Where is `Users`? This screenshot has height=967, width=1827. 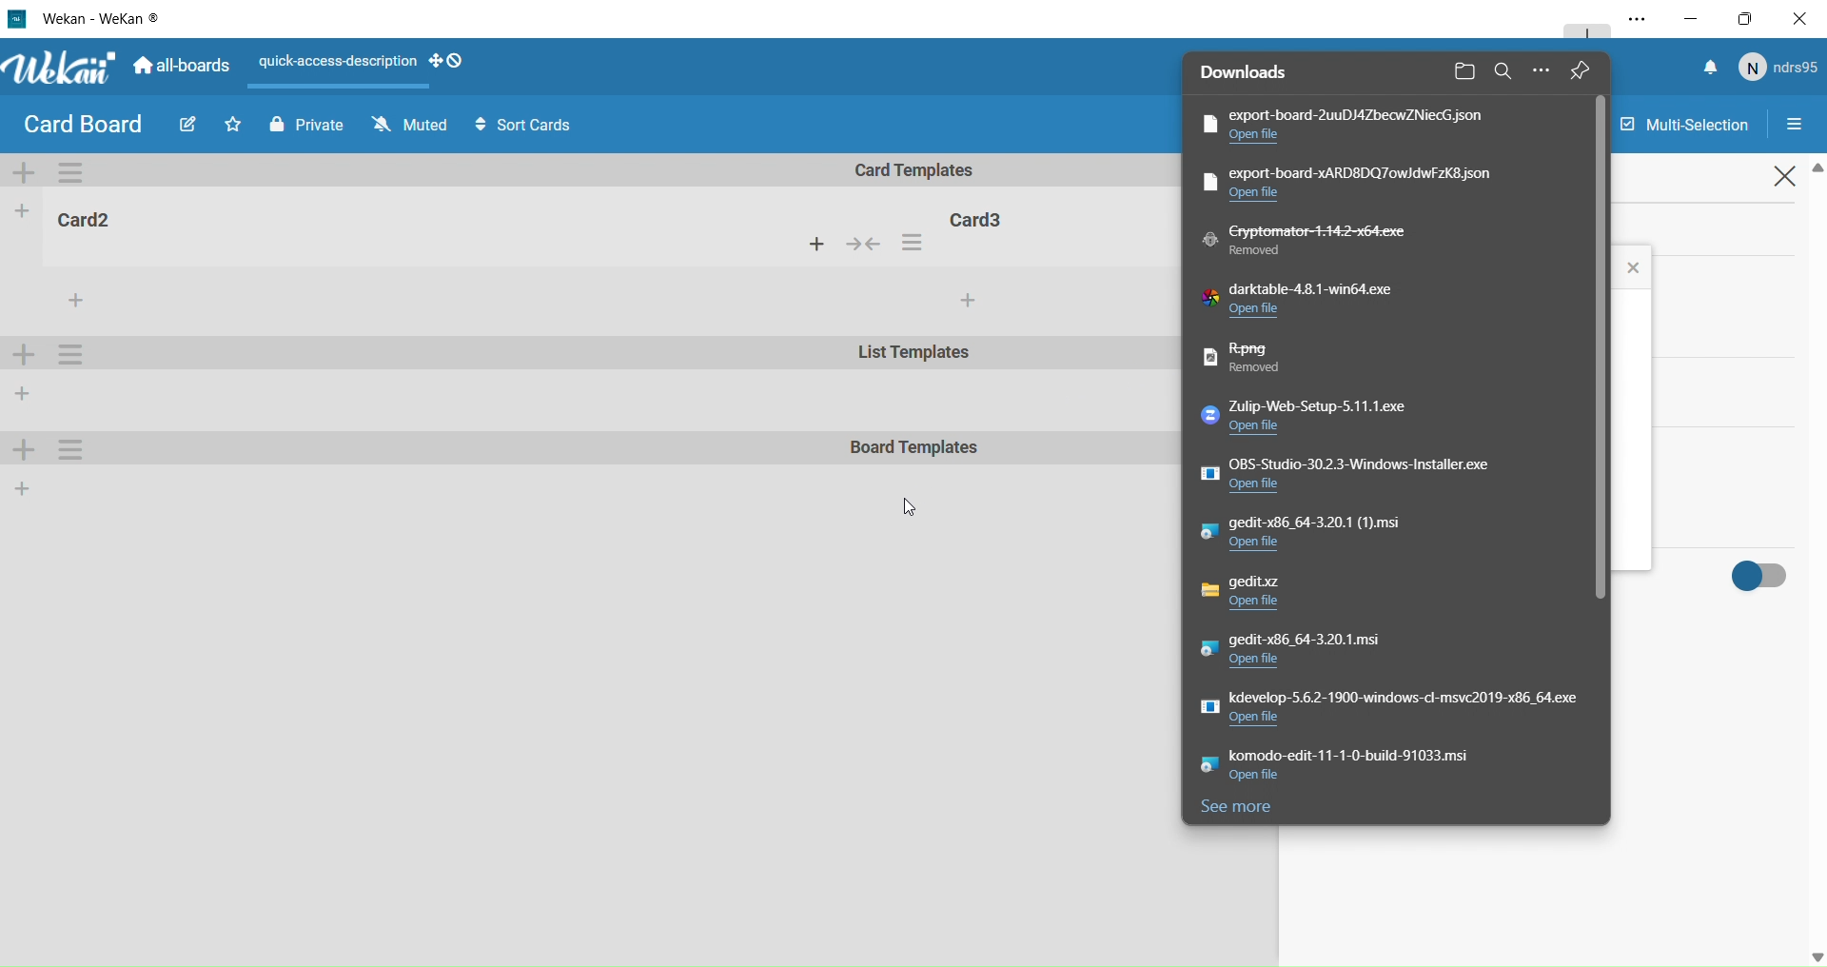 Users is located at coordinates (1782, 69).